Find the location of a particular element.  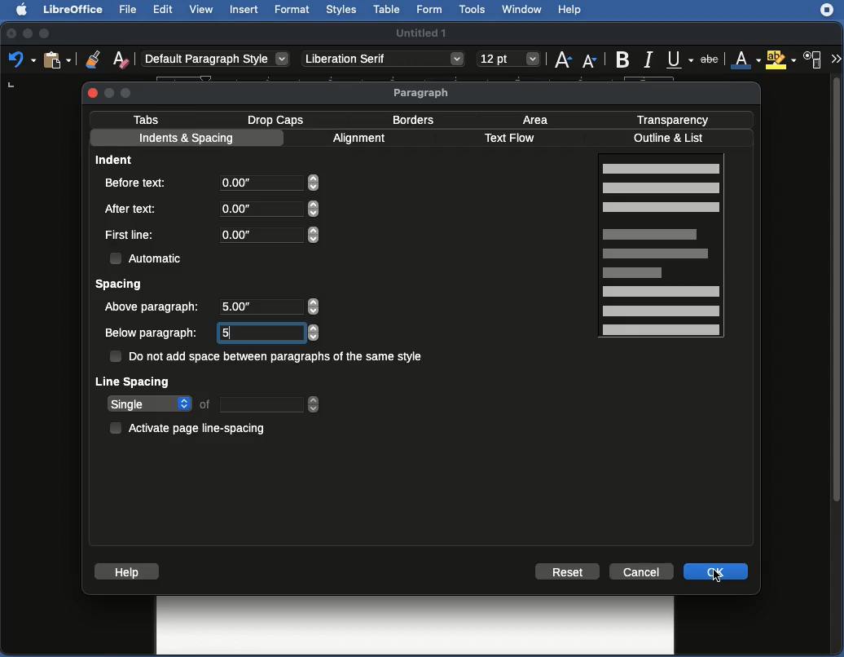

5 is located at coordinates (270, 331).